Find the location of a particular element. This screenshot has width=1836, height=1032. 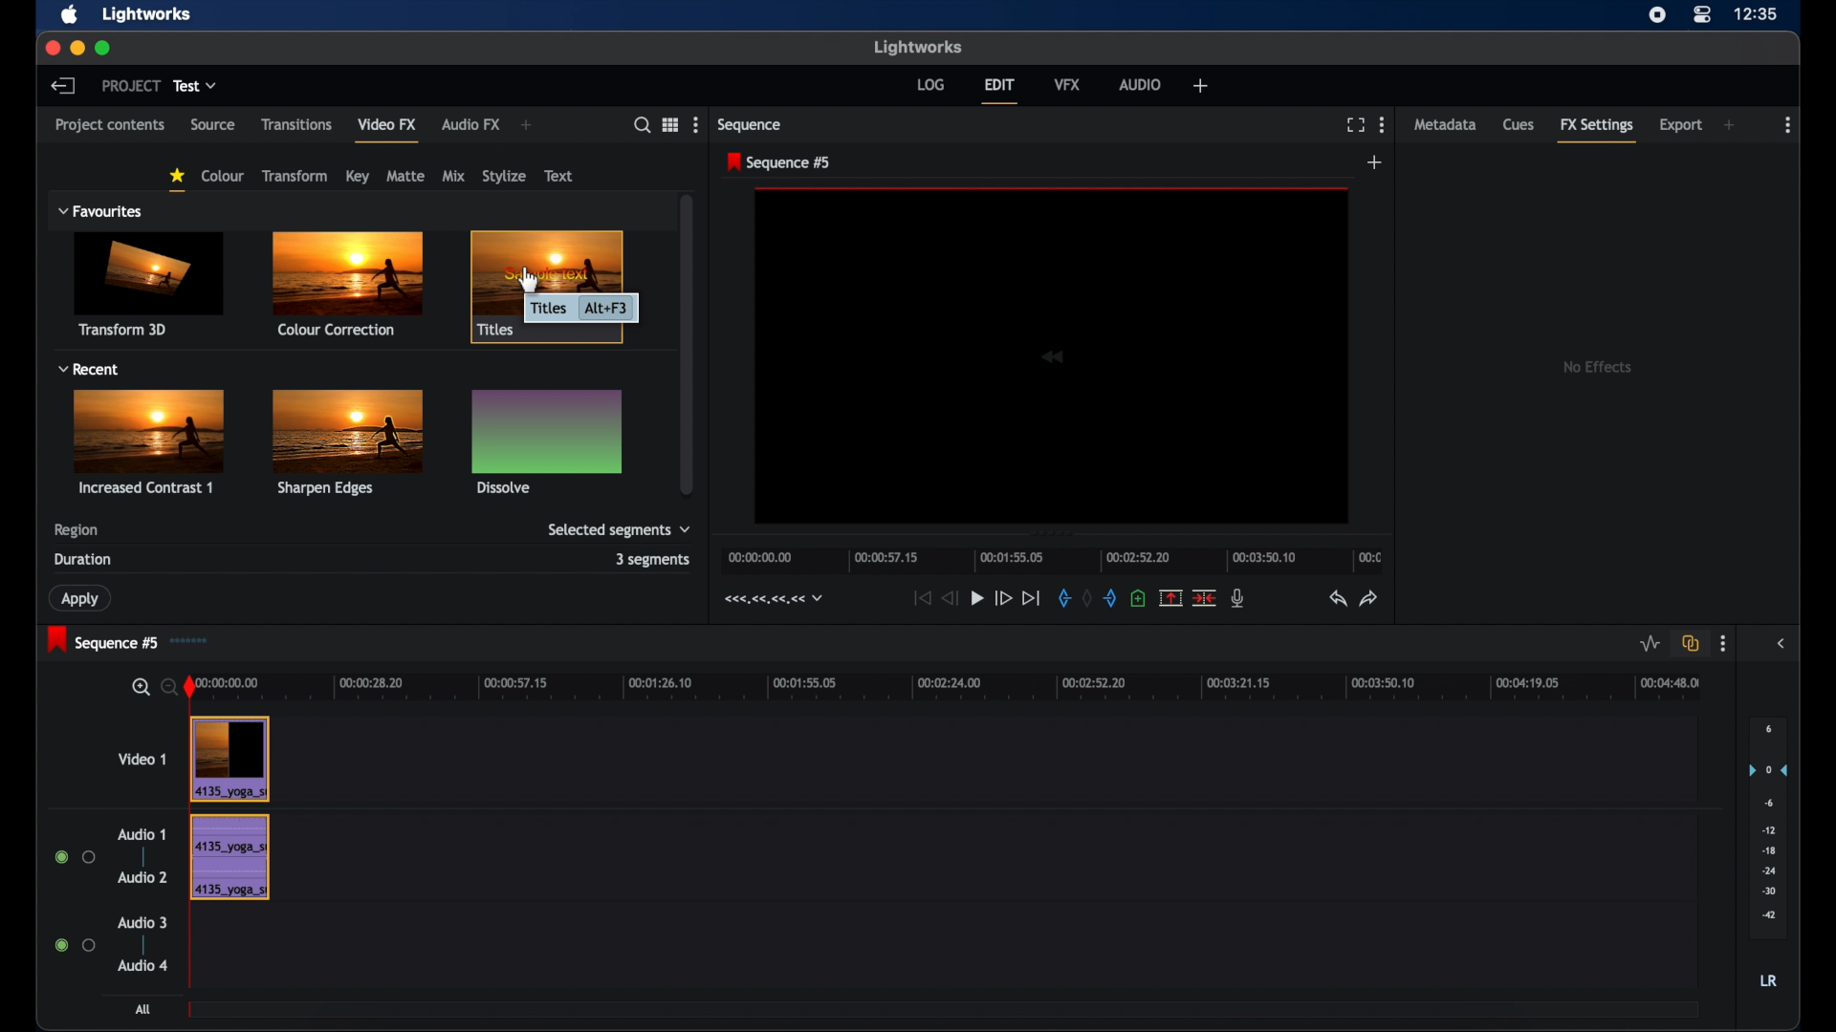

audio 4 is located at coordinates (143, 964).